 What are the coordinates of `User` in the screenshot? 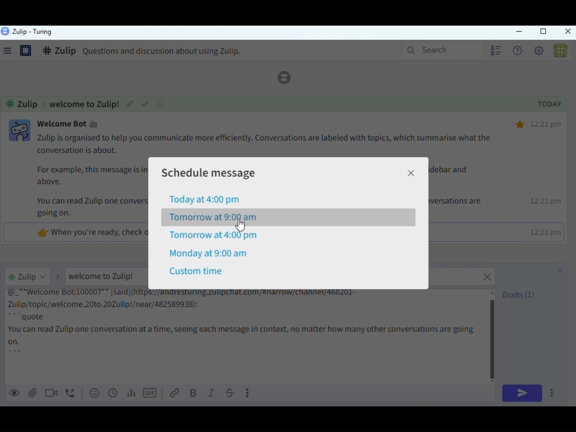 It's located at (36, 276).